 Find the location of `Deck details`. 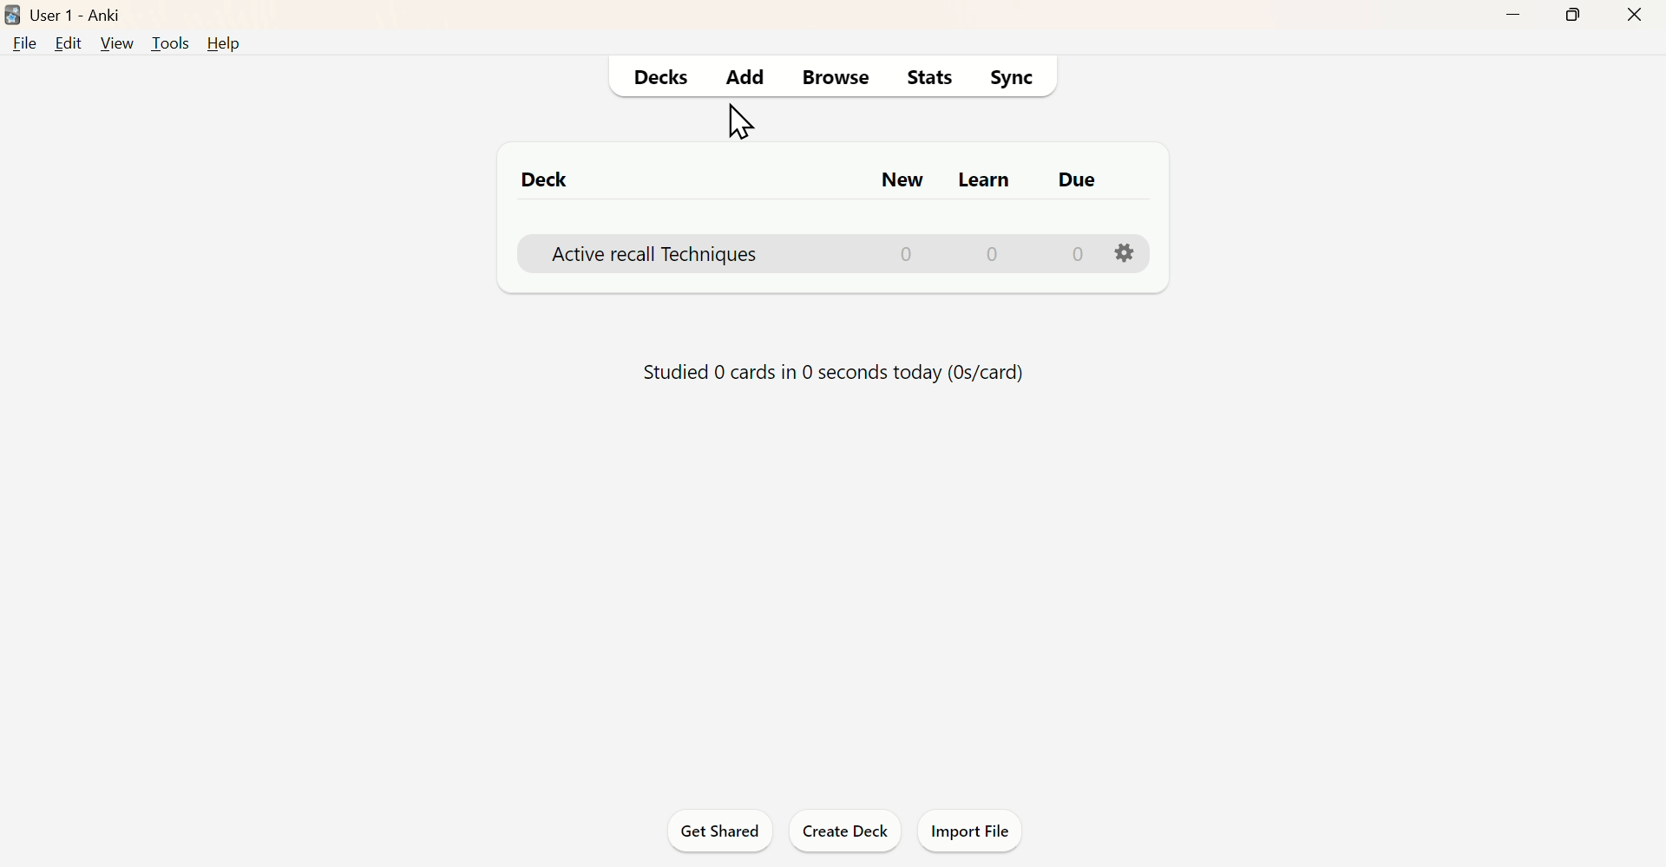

Deck details is located at coordinates (849, 251).